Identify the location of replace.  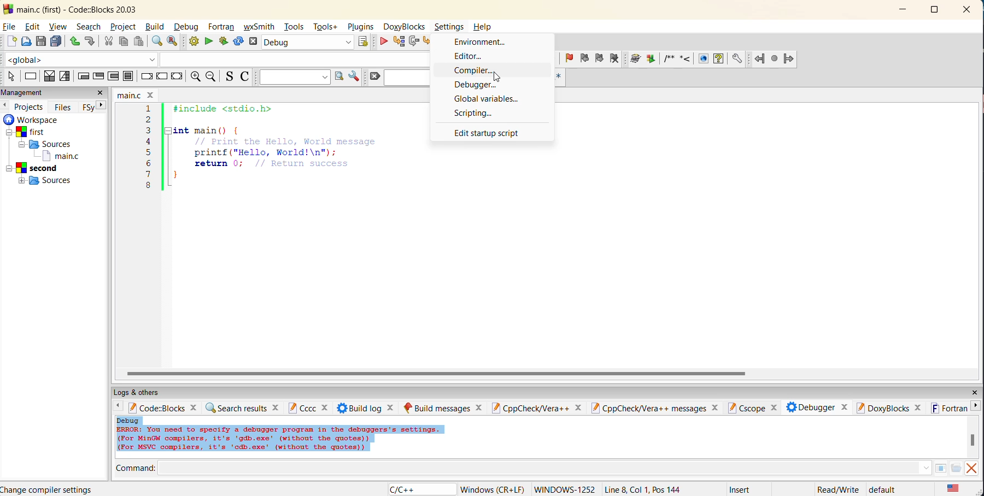
(173, 43).